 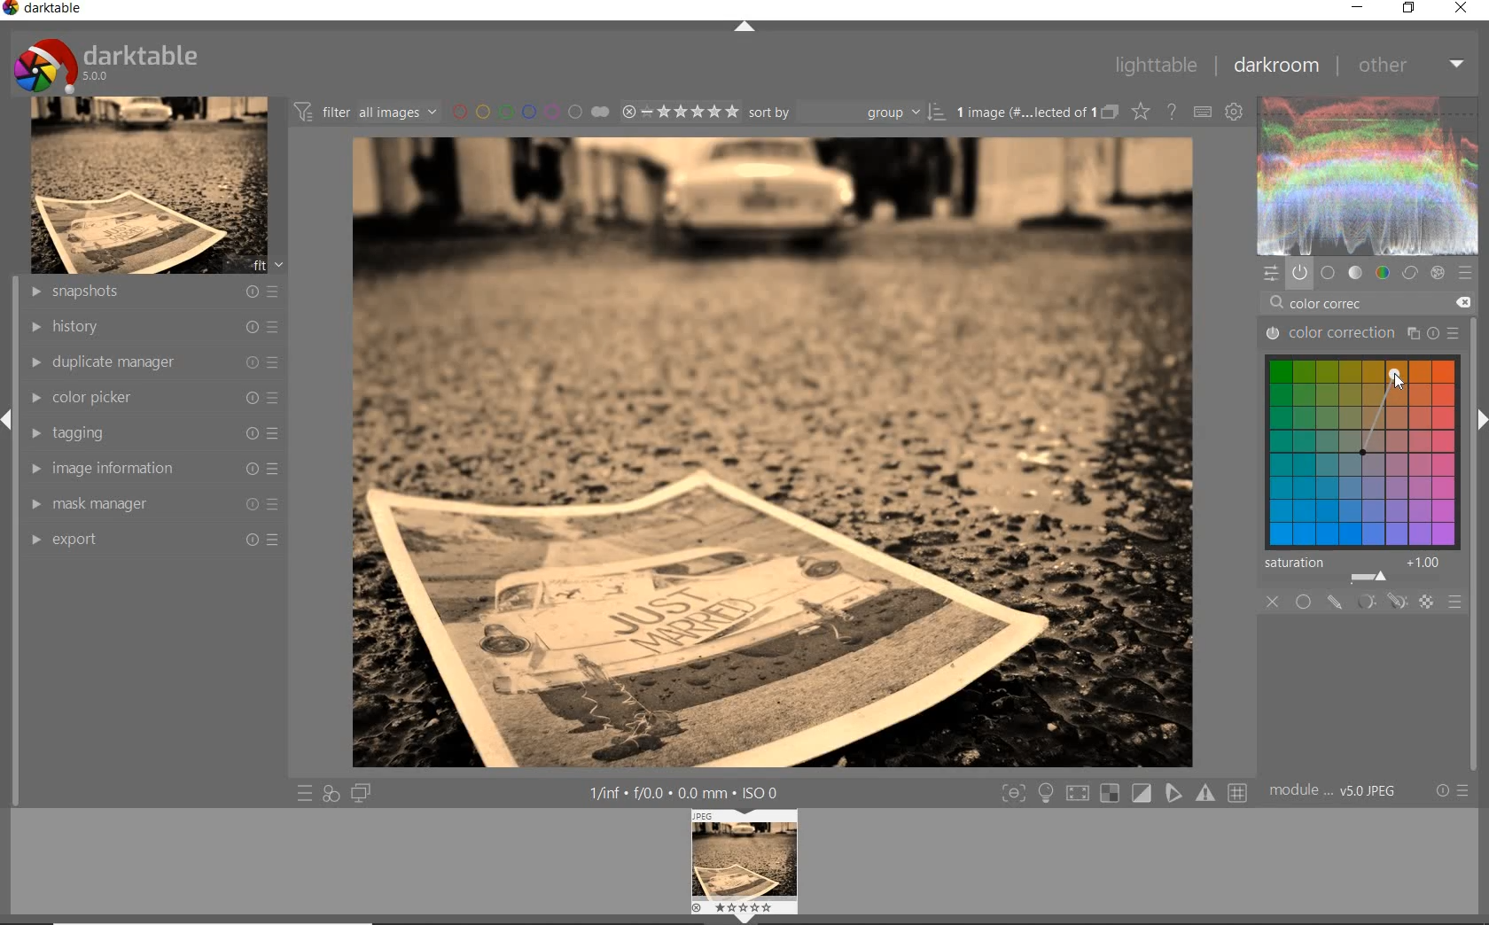 What do you see at coordinates (1362, 335) in the screenshot?
I see `color correction` at bounding box center [1362, 335].